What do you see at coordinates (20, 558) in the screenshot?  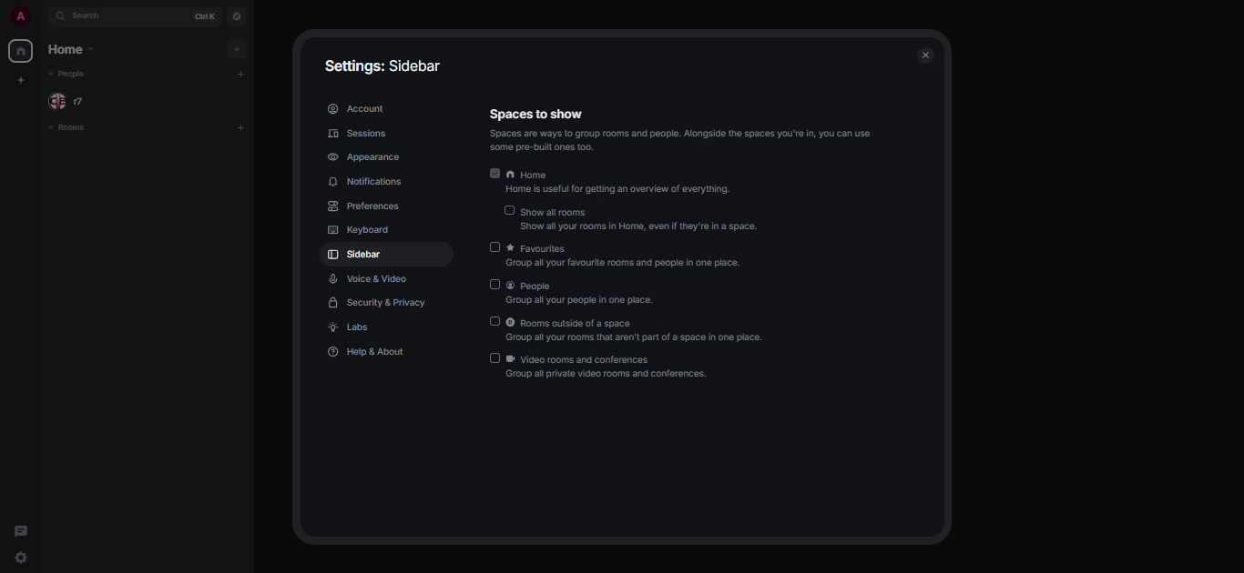 I see `quick settings` at bounding box center [20, 558].